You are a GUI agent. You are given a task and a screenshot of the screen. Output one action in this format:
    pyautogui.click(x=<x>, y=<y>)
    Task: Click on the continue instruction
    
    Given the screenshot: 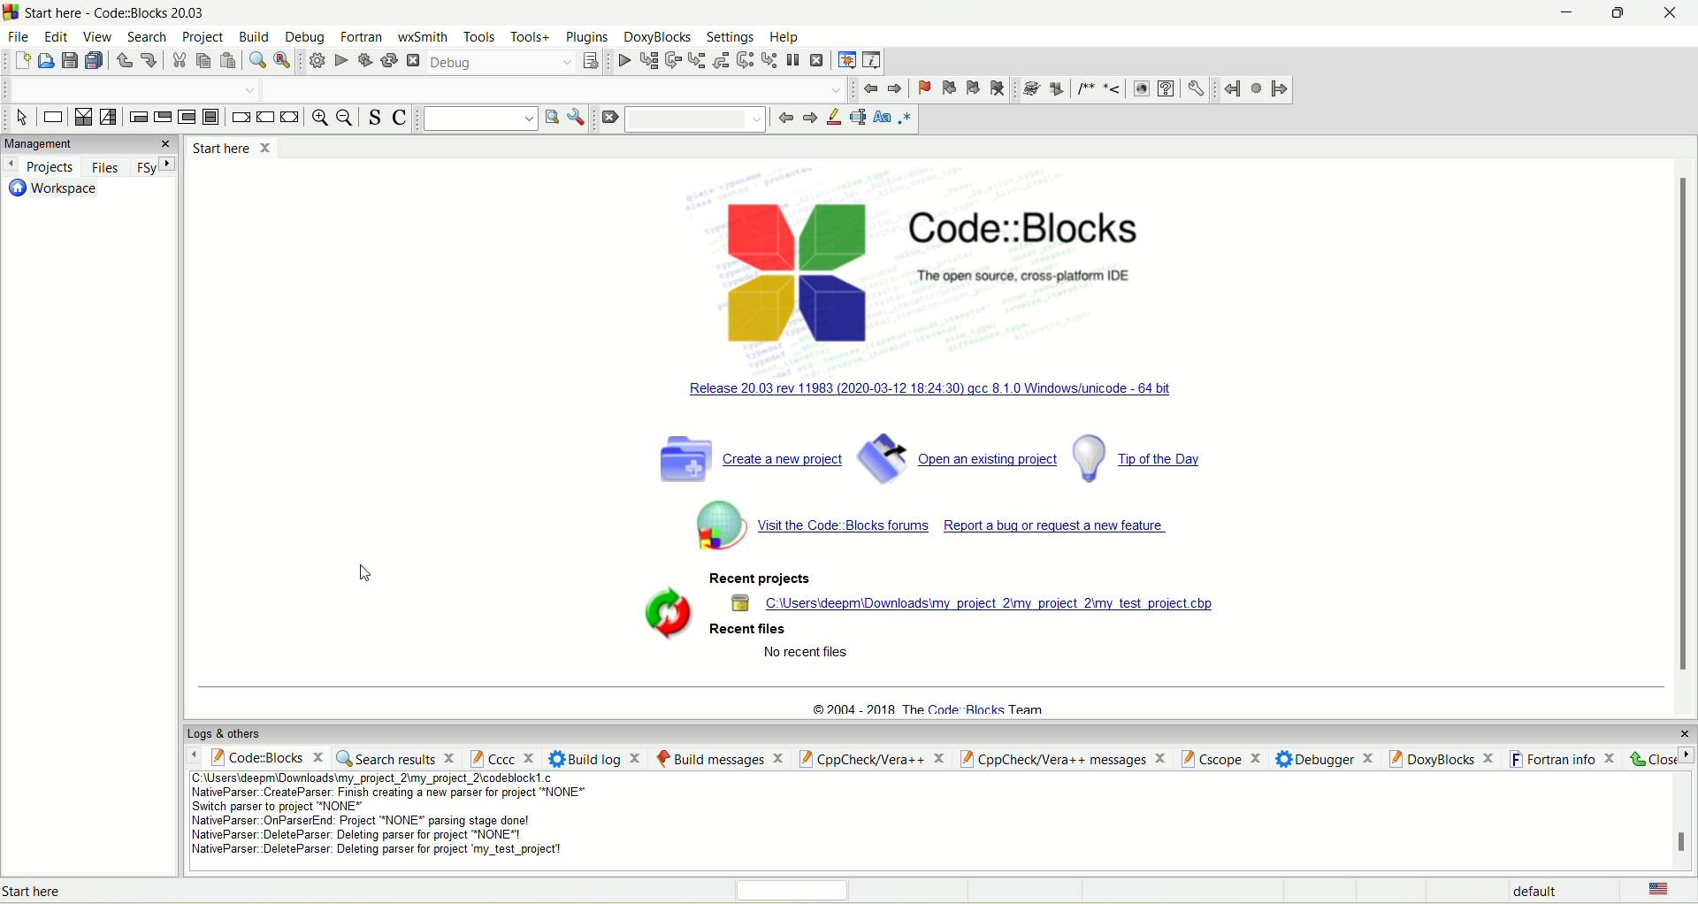 What is the action you would take?
    pyautogui.click(x=266, y=117)
    